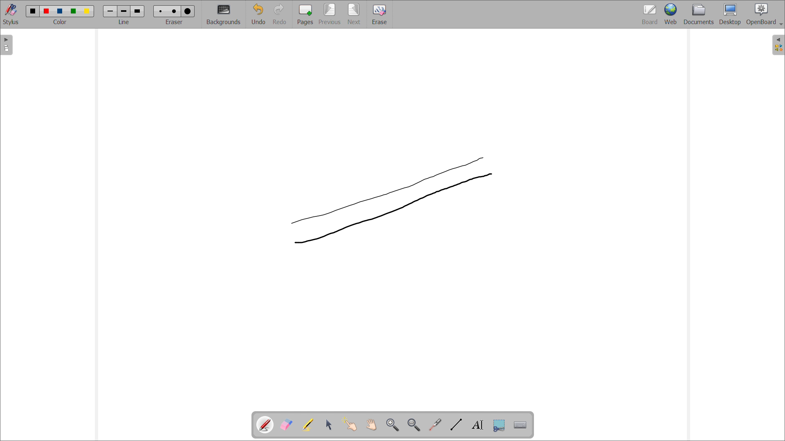  Describe the element at coordinates (305, 14) in the screenshot. I see `add pages` at that location.